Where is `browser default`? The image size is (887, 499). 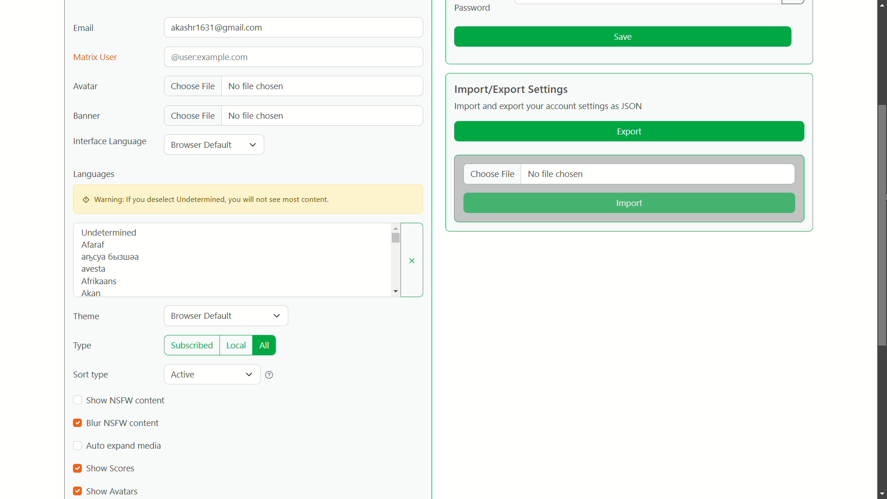
browser default is located at coordinates (201, 145).